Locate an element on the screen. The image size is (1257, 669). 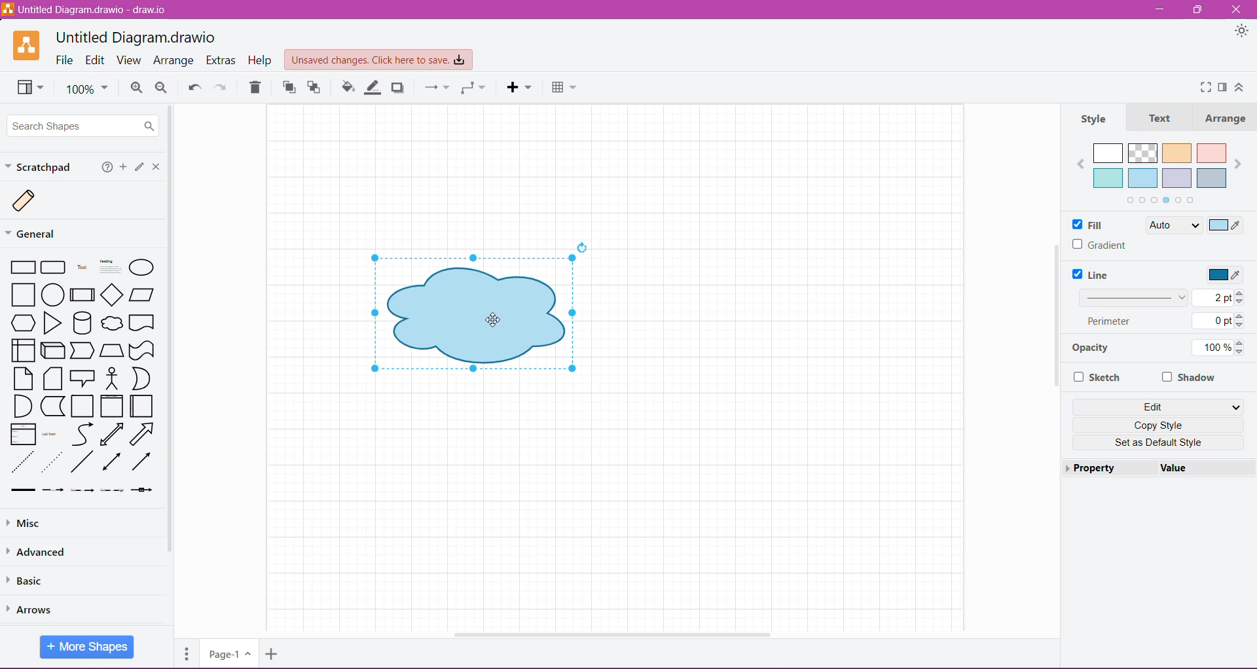
Arrows is located at coordinates (33, 610).